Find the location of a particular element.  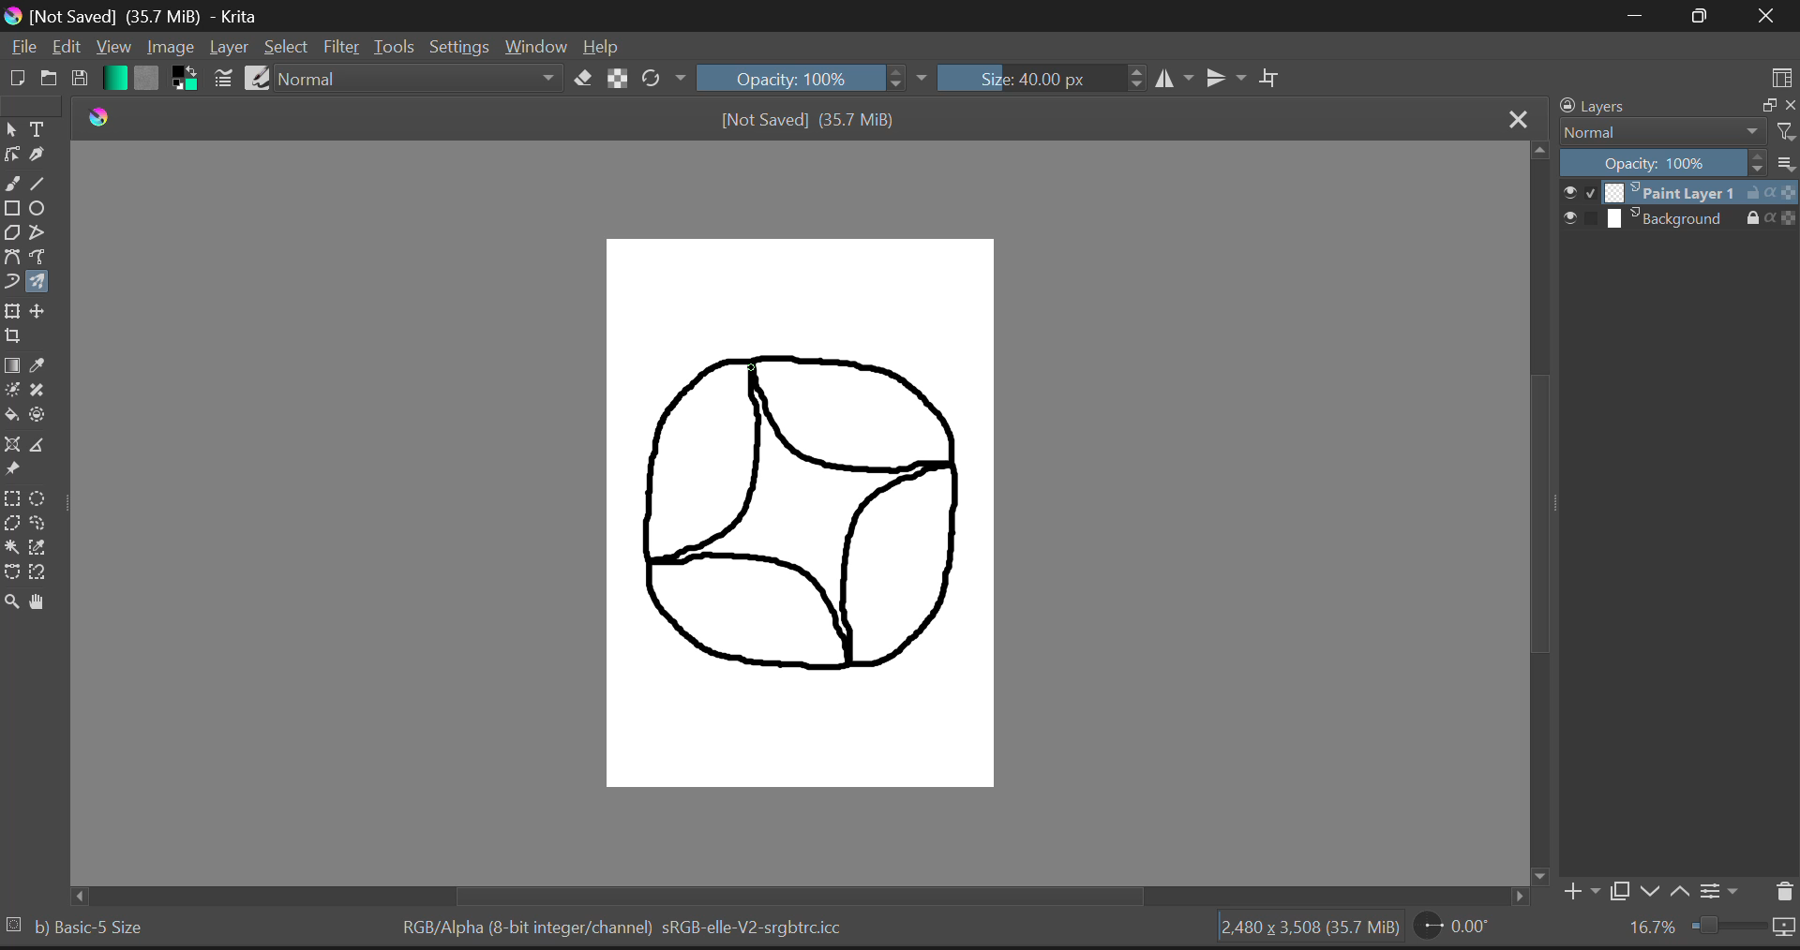

RGB/Alpha (8-bit integer/channel) sRGB-elle-V2-srgbtrc.icc is located at coordinates (629, 928).